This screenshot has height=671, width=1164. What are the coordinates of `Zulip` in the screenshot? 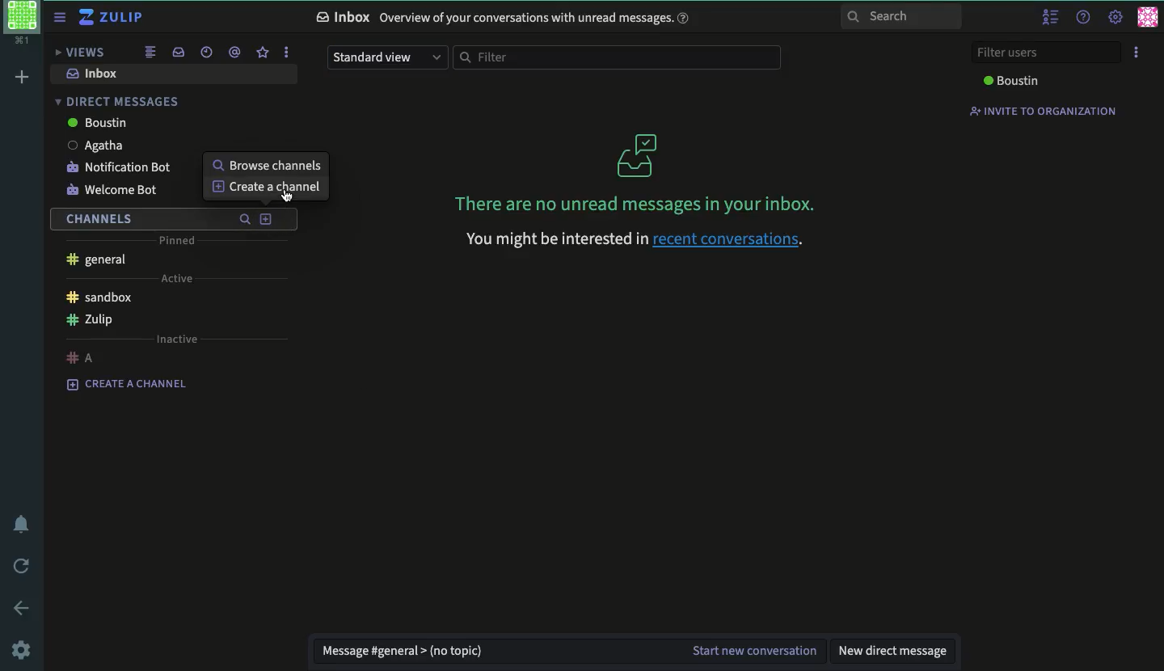 It's located at (92, 321).